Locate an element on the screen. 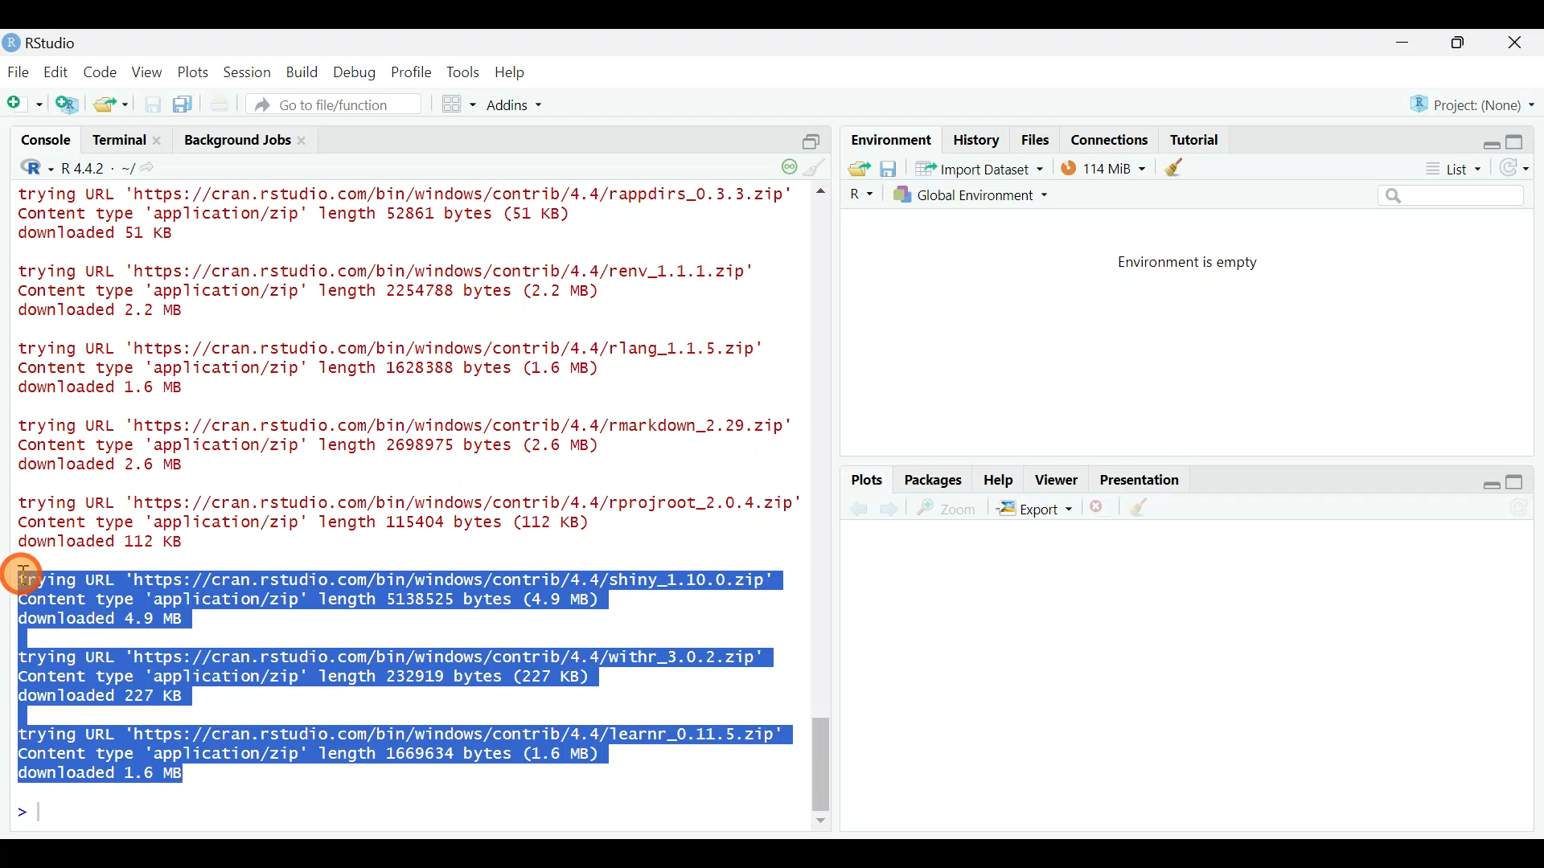  Line cursor is located at coordinates (28, 815).